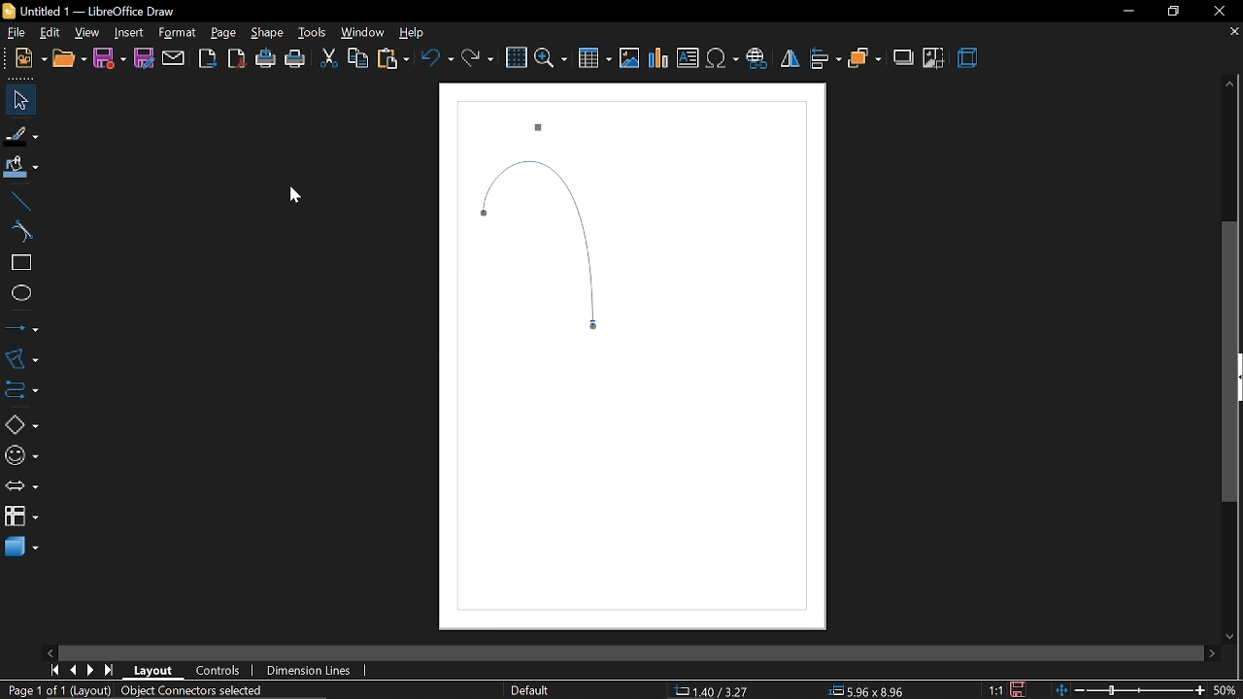 The height and width of the screenshot is (699, 1243). What do you see at coordinates (392, 59) in the screenshot?
I see `paste` at bounding box center [392, 59].